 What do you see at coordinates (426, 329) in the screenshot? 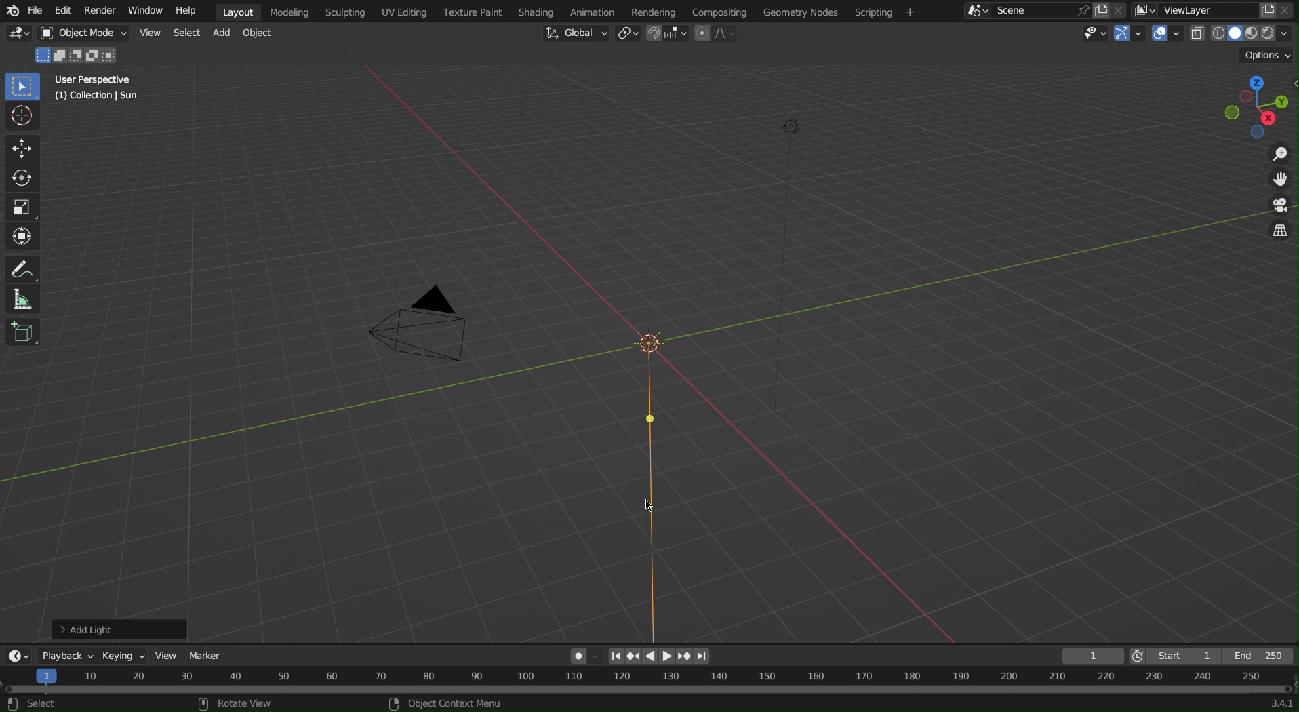
I see `Camera selected` at bounding box center [426, 329].